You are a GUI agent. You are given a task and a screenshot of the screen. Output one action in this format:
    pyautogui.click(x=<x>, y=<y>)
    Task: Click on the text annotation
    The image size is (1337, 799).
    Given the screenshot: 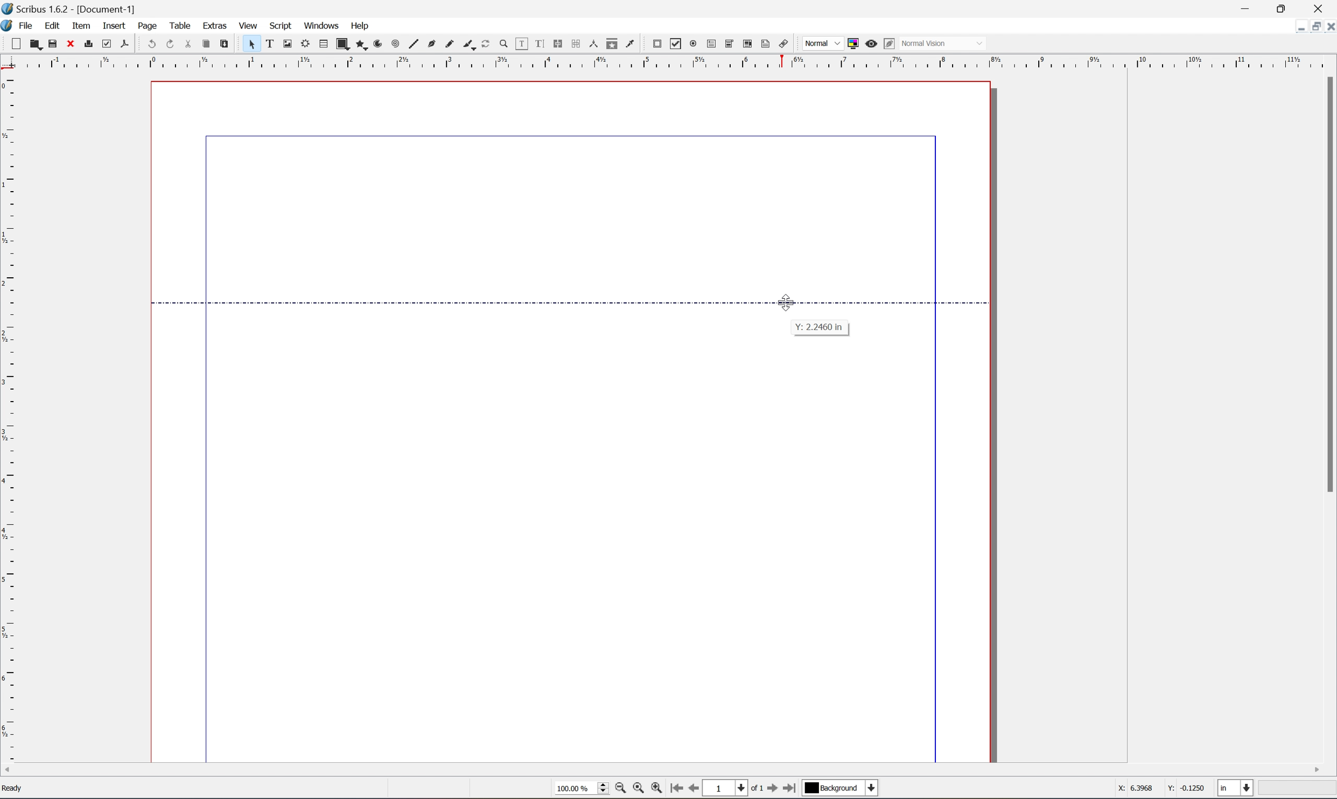 What is the action you would take?
    pyautogui.click(x=767, y=44)
    